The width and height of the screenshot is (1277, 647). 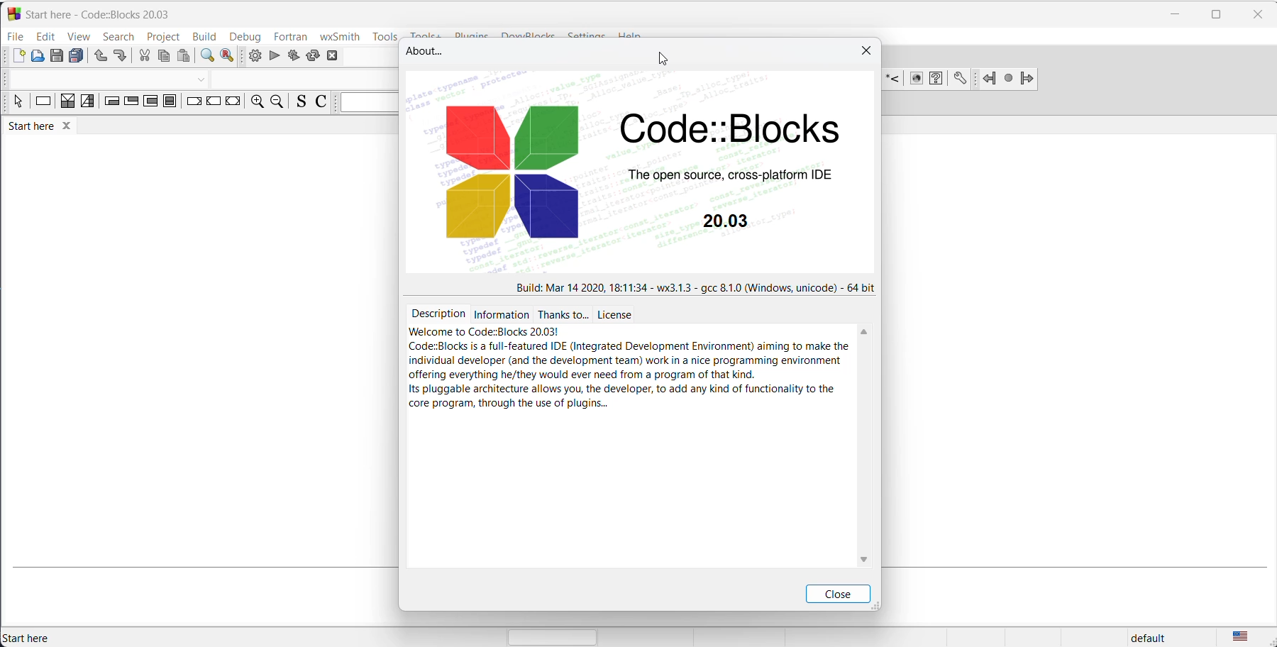 What do you see at coordinates (312, 56) in the screenshot?
I see `rebuild` at bounding box center [312, 56].